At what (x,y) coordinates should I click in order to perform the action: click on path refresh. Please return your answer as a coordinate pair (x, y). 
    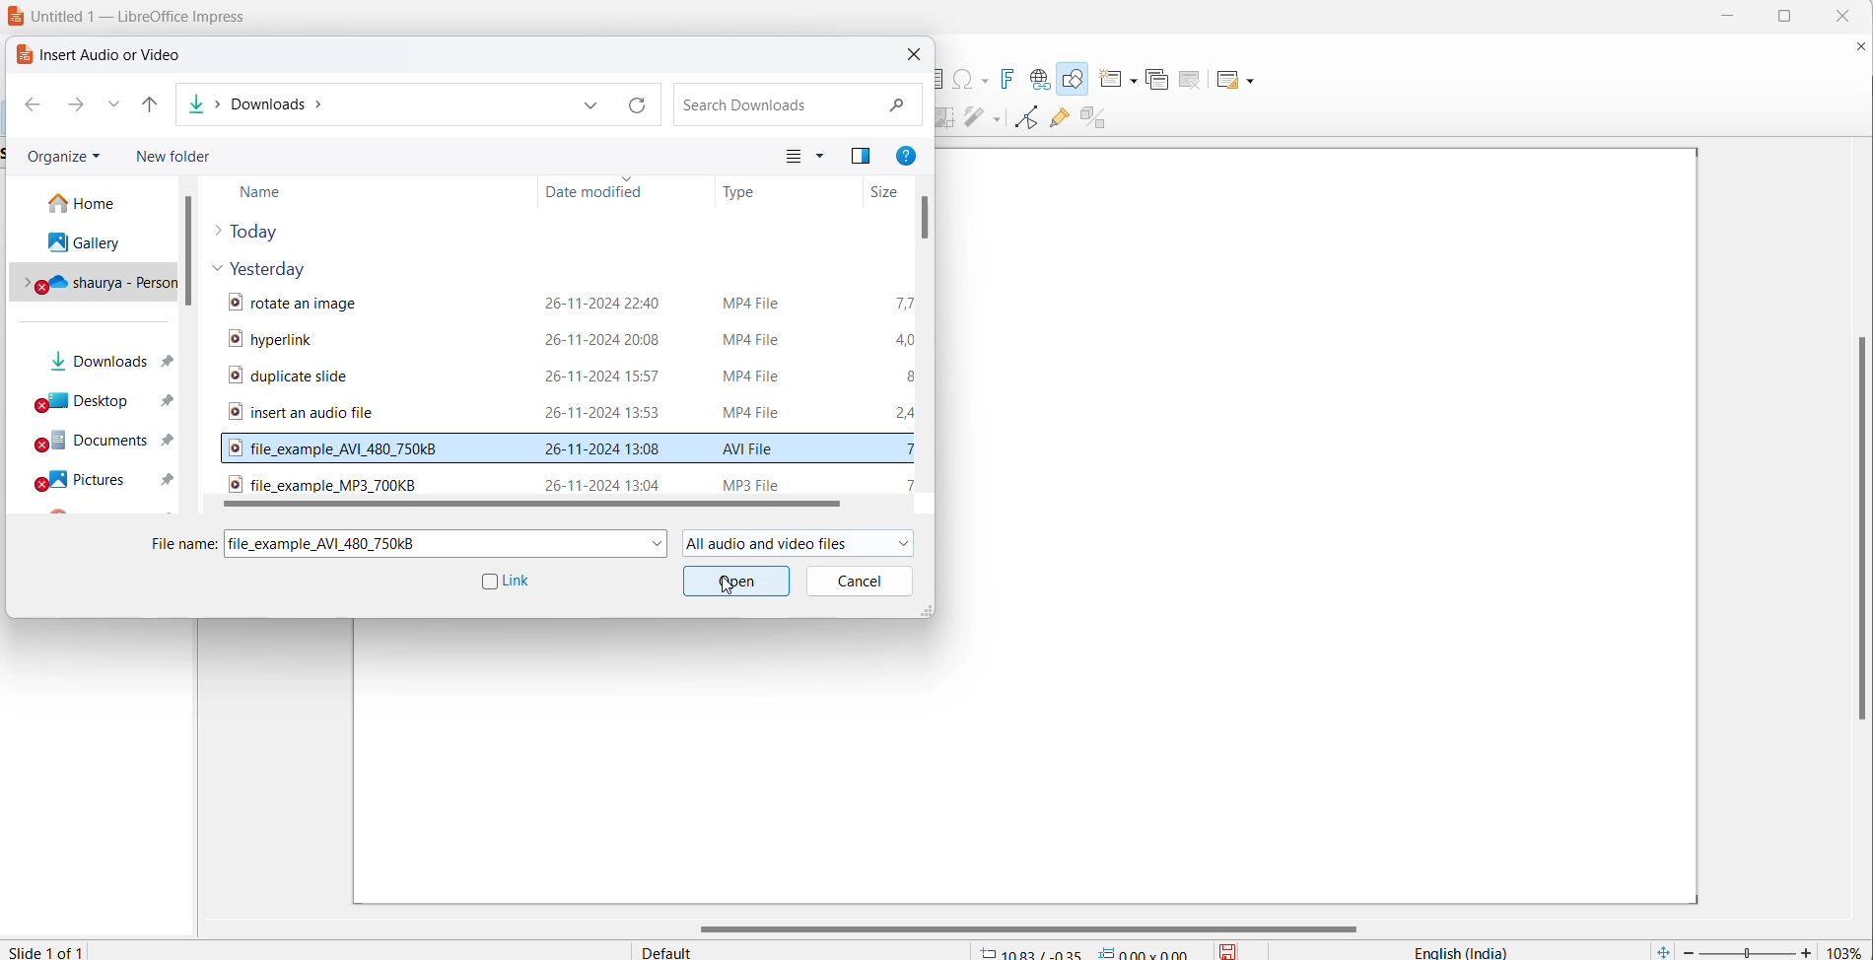
    Looking at the image, I should click on (634, 105).